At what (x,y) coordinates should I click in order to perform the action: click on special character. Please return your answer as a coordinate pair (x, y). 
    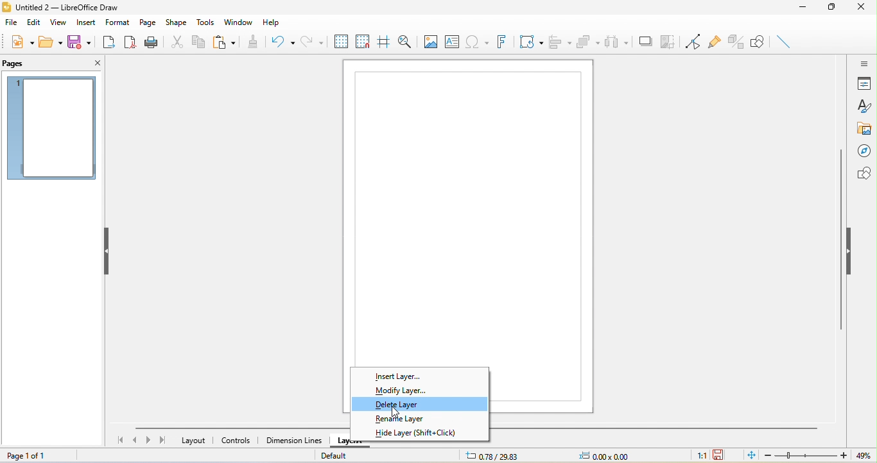
    Looking at the image, I should click on (475, 42).